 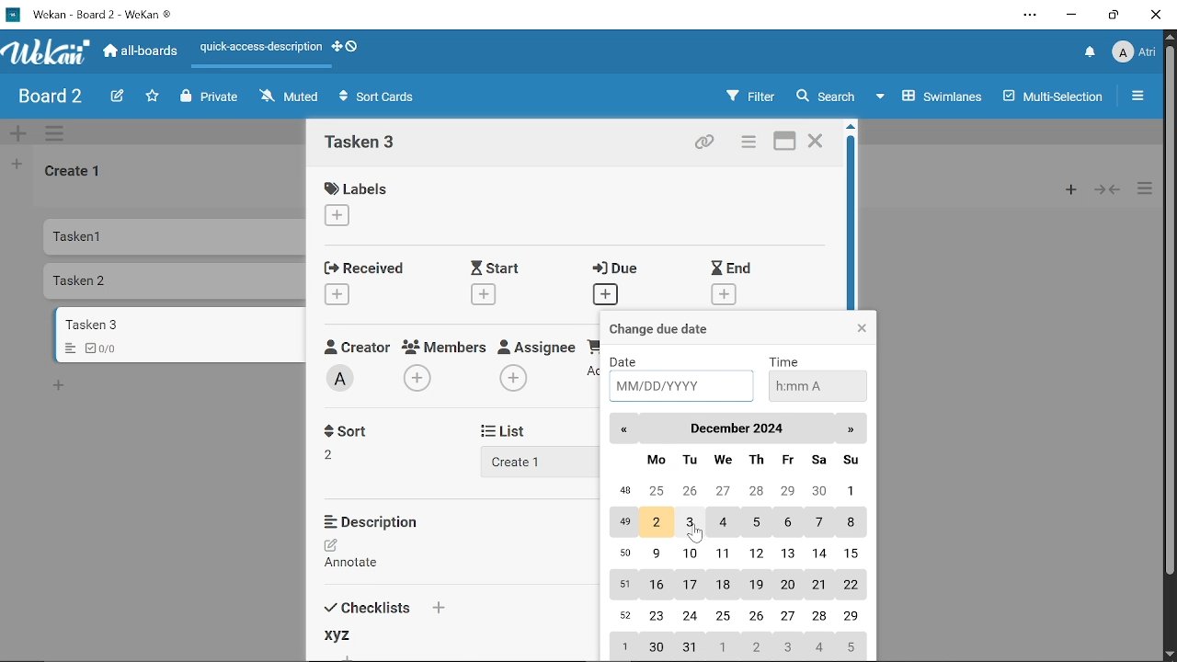 What do you see at coordinates (339, 453) in the screenshot?
I see `Sort` at bounding box center [339, 453].